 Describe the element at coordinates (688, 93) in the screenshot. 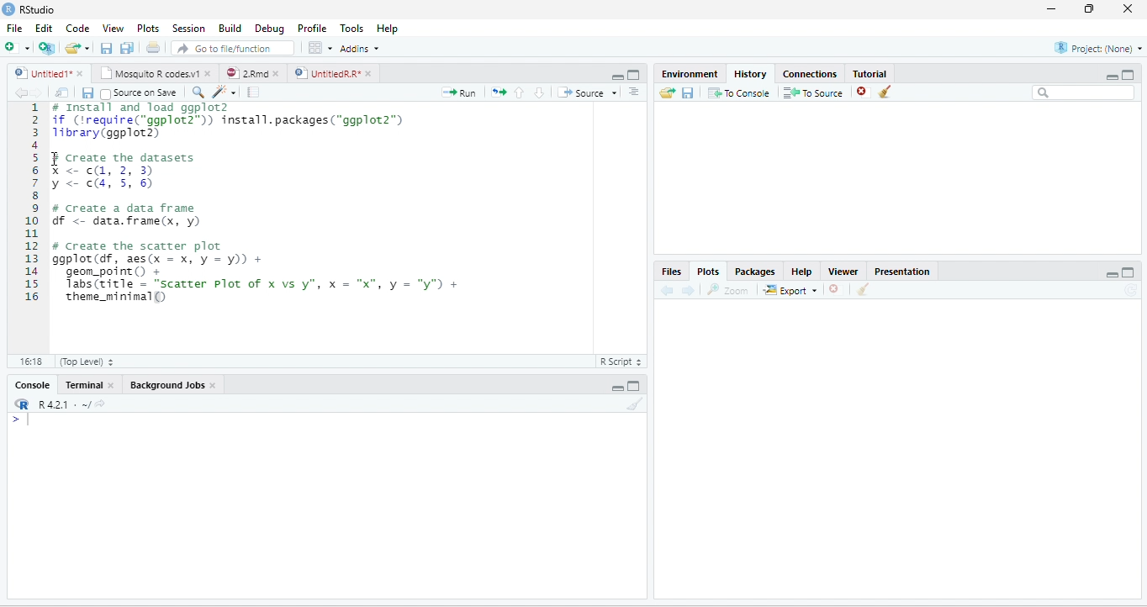

I see `Save history into a file` at that location.